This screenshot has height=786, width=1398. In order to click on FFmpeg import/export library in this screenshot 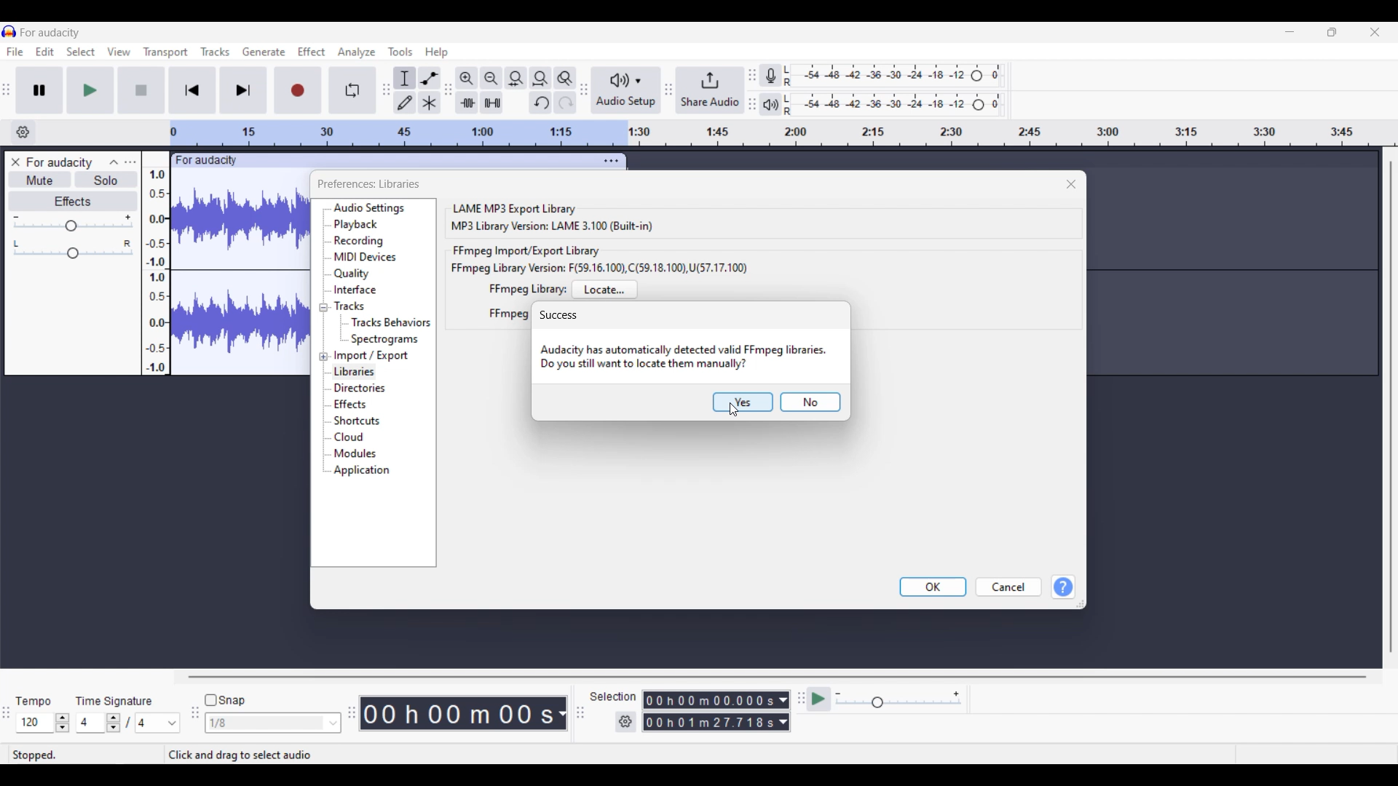, I will do `click(528, 251)`.